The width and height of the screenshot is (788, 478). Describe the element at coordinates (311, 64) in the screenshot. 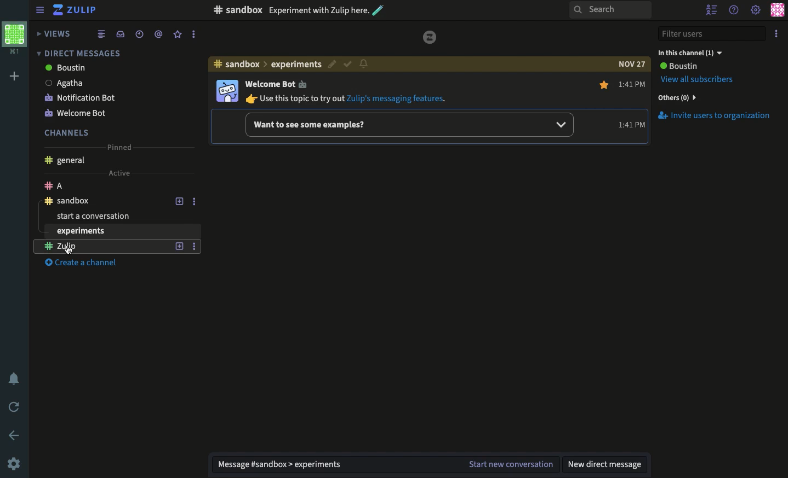

I see `Topic` at that location.